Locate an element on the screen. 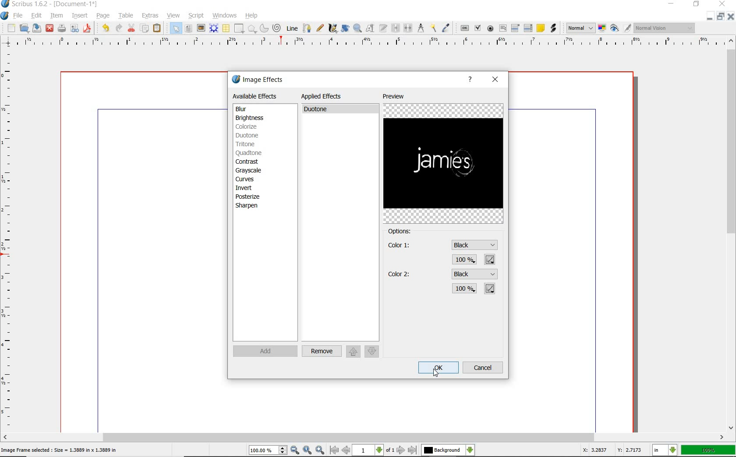  available effects is located at coordinates (258, 97).